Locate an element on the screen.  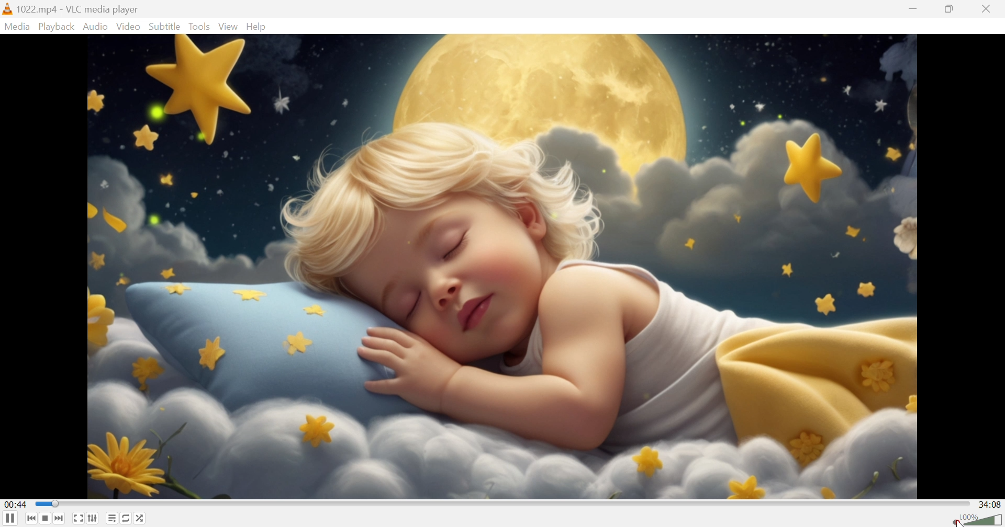
cursor is located at coordinates (956, 523).